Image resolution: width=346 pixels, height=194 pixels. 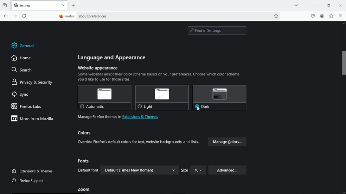 What do you see at coordinates (5, 5) in the screenshot?
I see `View recent browsing` at bounding box center [5, 5].